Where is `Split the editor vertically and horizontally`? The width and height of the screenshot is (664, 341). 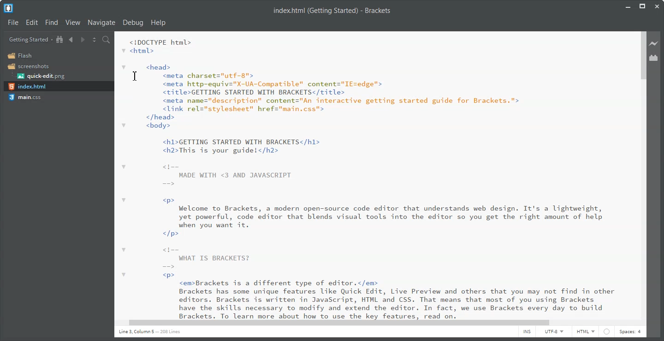 Split the editor vertically and horizontally is located at coordinates (95, 40).